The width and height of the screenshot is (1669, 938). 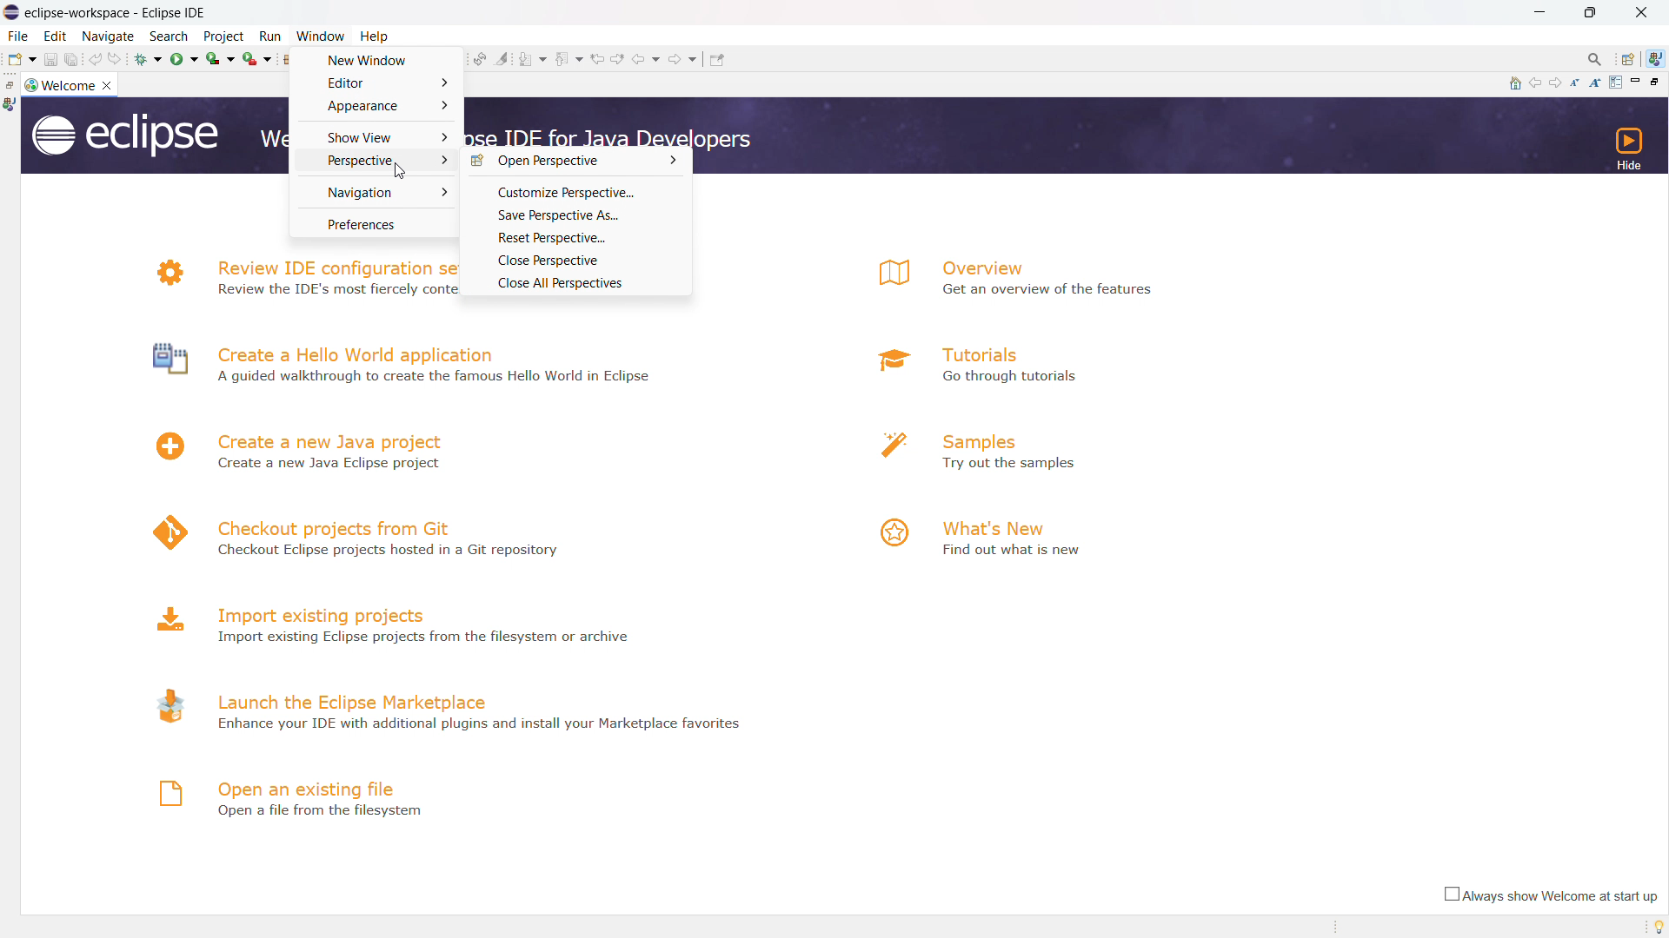 I want to click on logo, so click(x=165, y=704).